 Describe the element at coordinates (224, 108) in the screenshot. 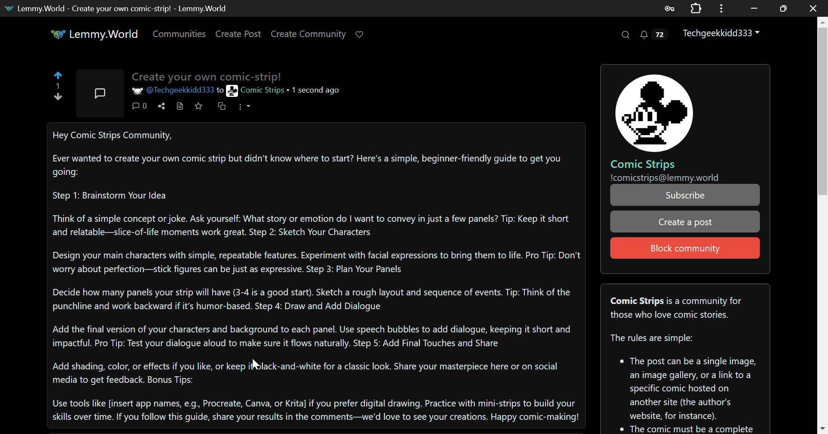

I see `Cross-post` at that location.